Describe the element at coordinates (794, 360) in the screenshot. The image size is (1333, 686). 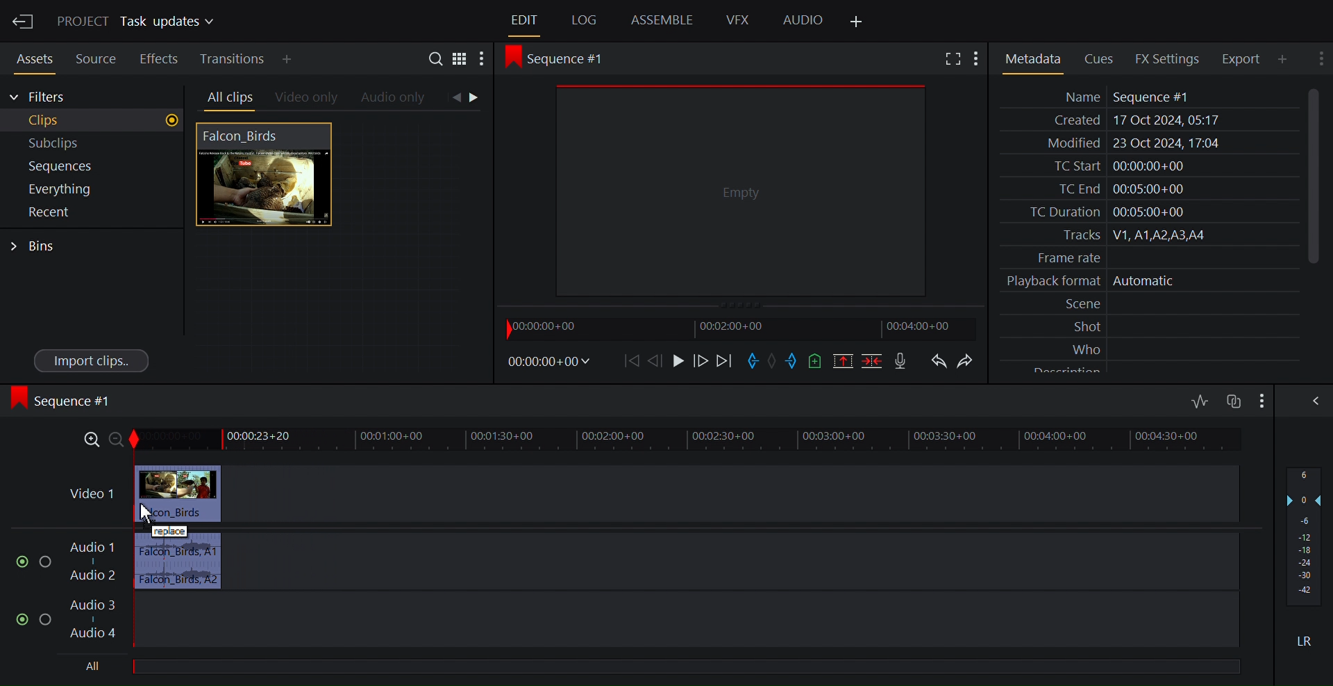
I see `Mark out` at that location.